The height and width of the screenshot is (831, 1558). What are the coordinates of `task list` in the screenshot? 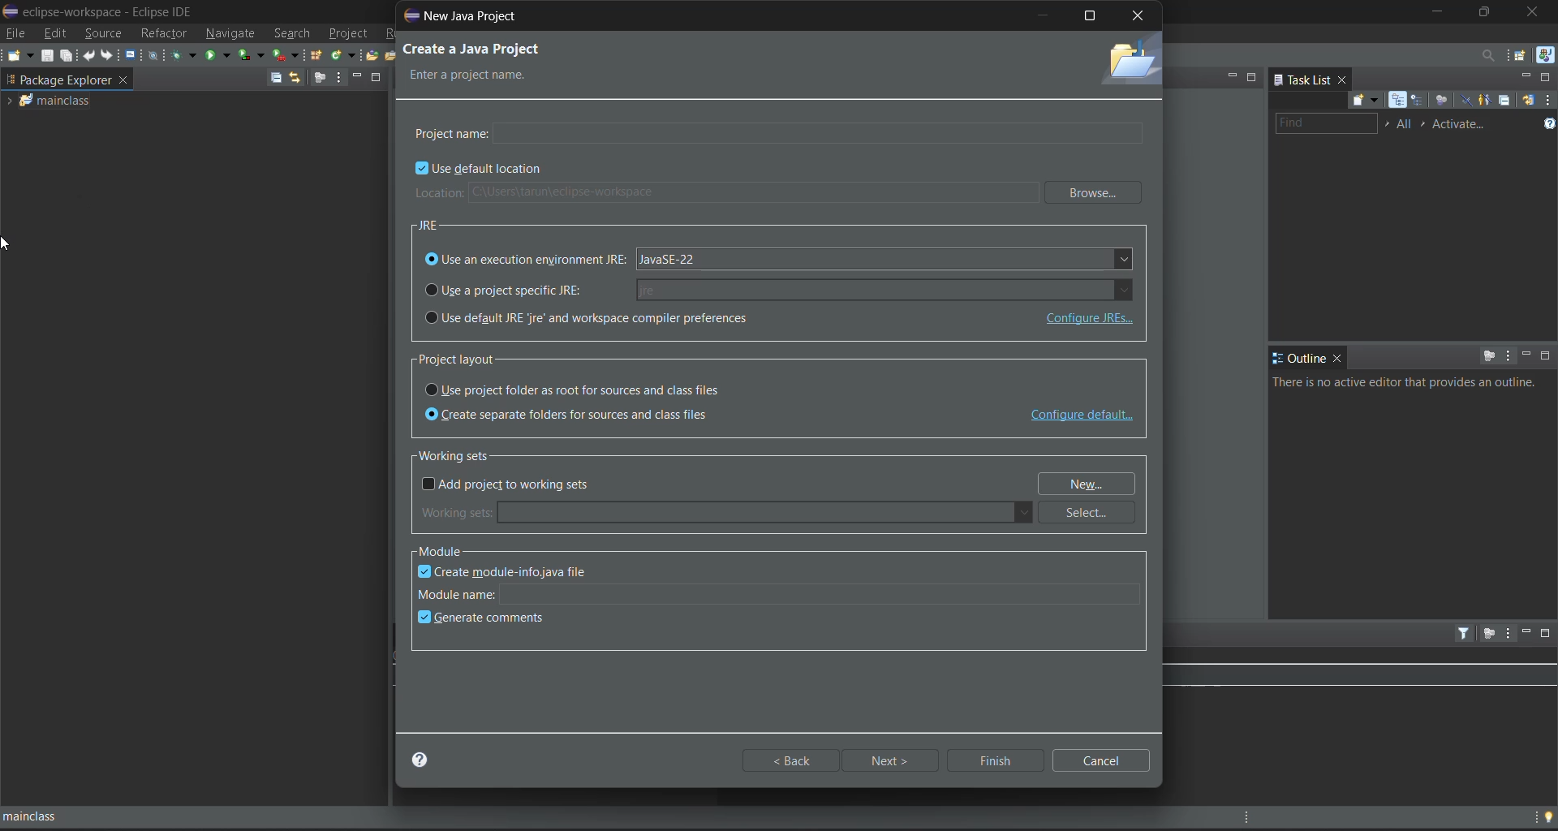 It's located at (1302, 78).